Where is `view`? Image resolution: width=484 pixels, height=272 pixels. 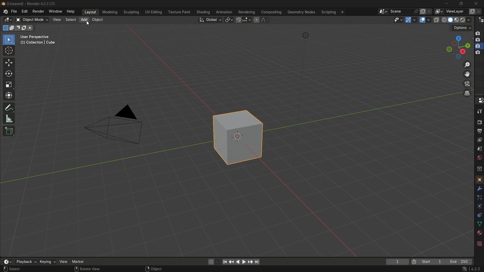 view is located at coordinates (63, 262).